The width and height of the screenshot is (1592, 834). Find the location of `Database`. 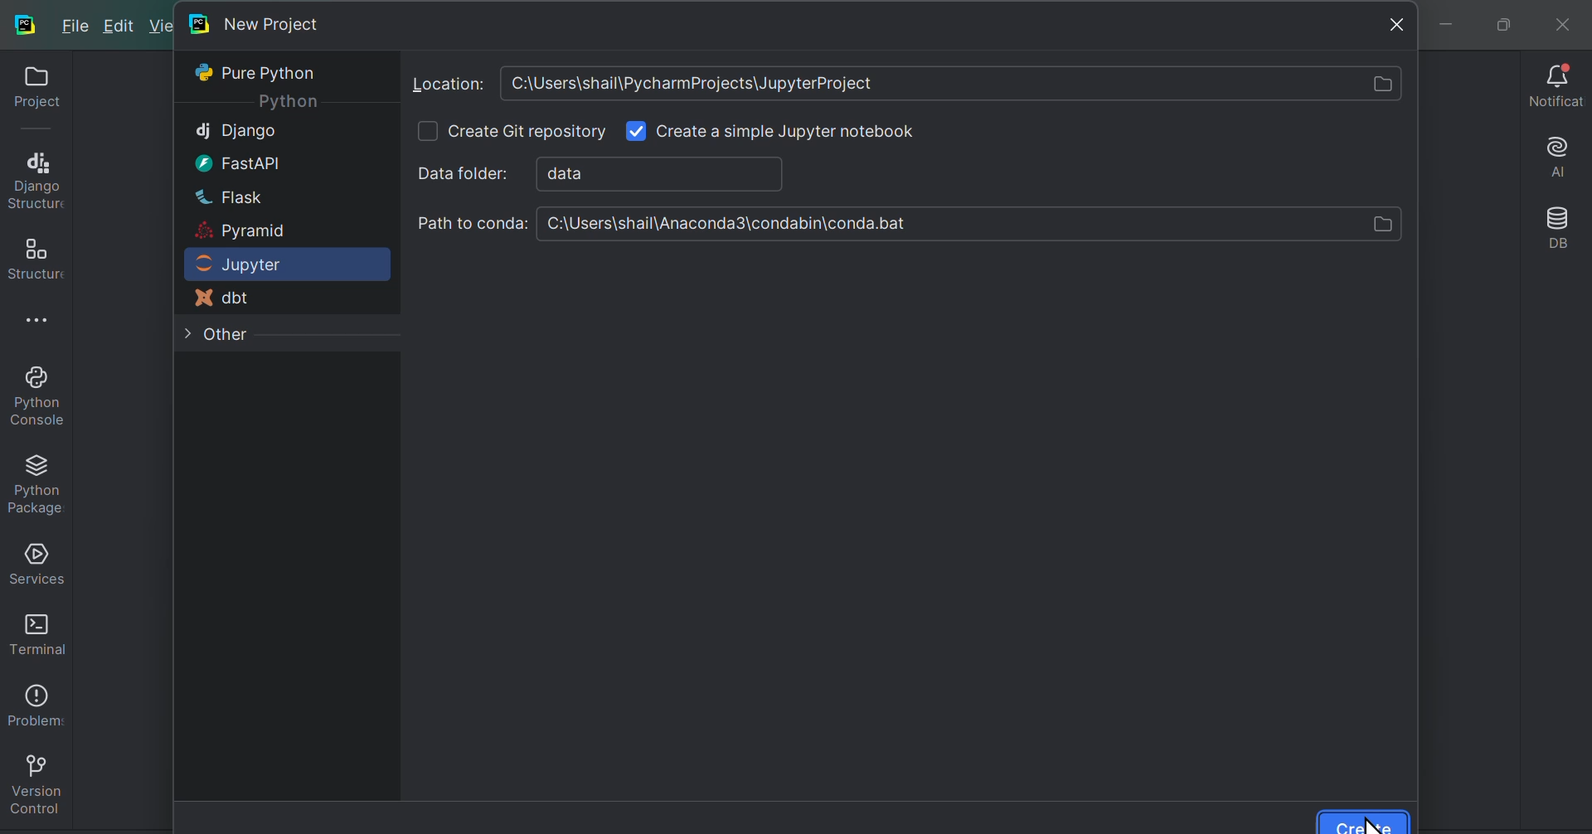

Database is located at coordinates (1556, 229).